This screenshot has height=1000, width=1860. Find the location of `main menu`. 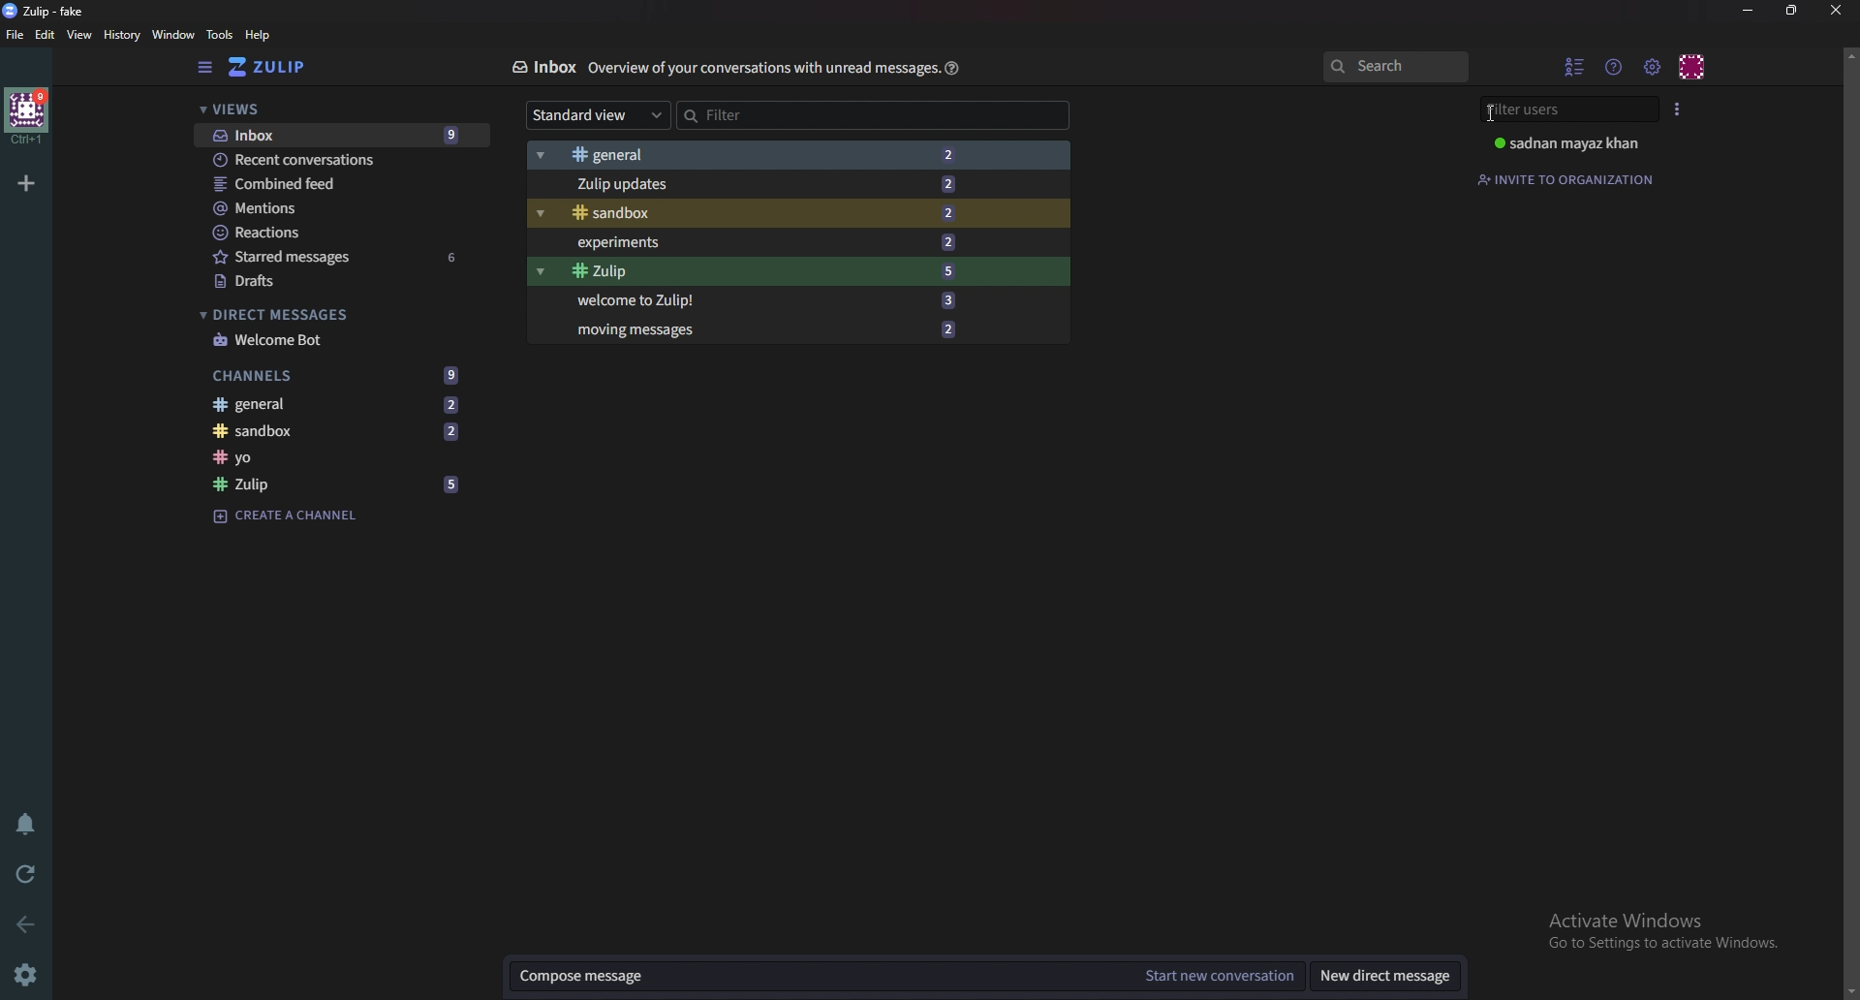

main menu is located at coordinates (1655, 70).